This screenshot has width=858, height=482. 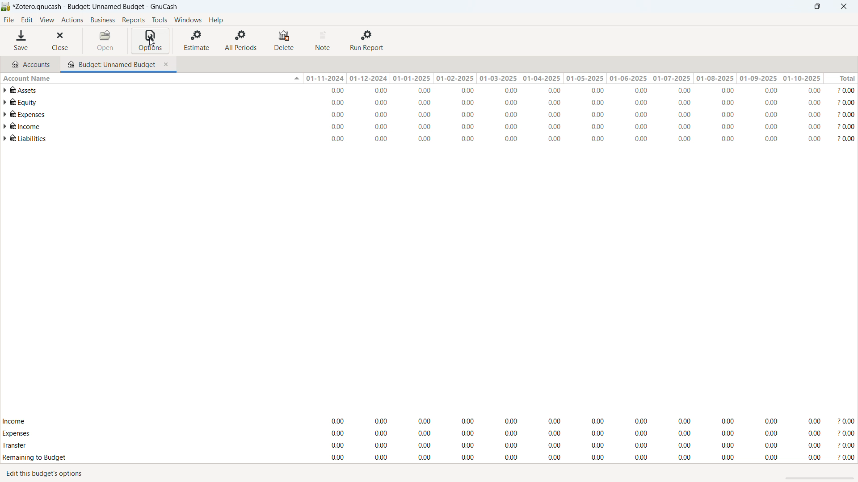 I want to click on remaining to budget total, so click(x=429, y=458).